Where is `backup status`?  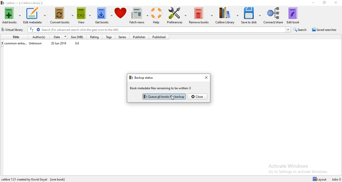 backup status is located at coordinates (142, 78).